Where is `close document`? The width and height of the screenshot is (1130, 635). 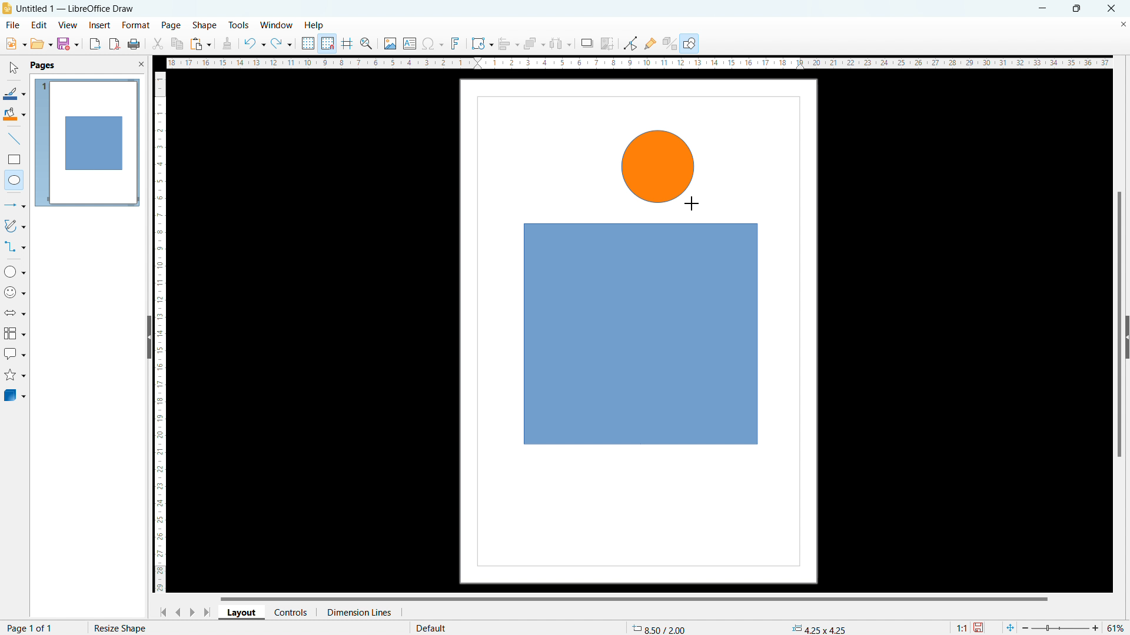
close document is located at coordinates (1123, 24).